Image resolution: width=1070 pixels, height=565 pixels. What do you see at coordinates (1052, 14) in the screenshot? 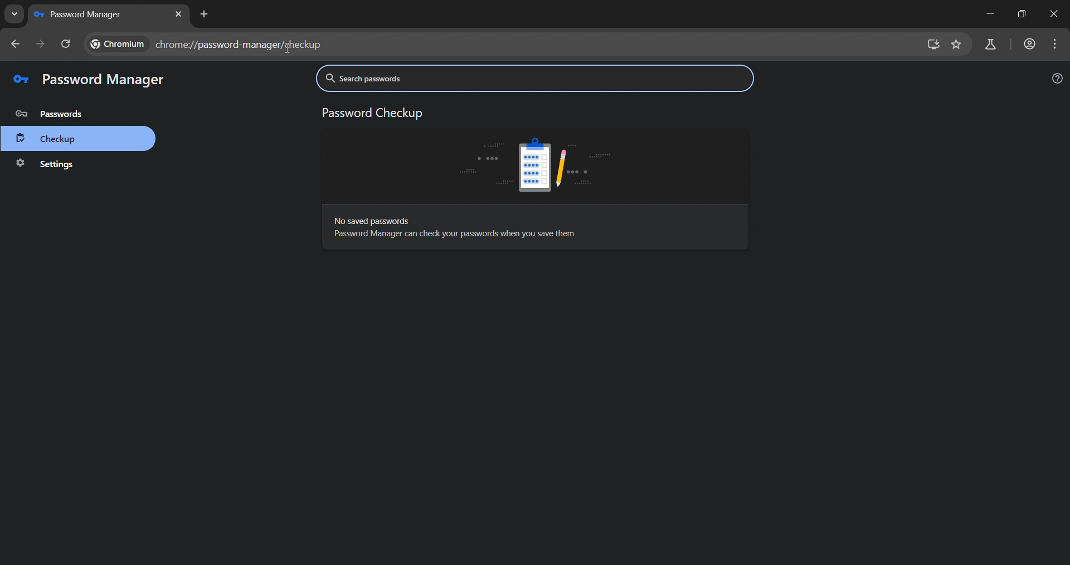
I see `close` at bounding box center [1052, 14].